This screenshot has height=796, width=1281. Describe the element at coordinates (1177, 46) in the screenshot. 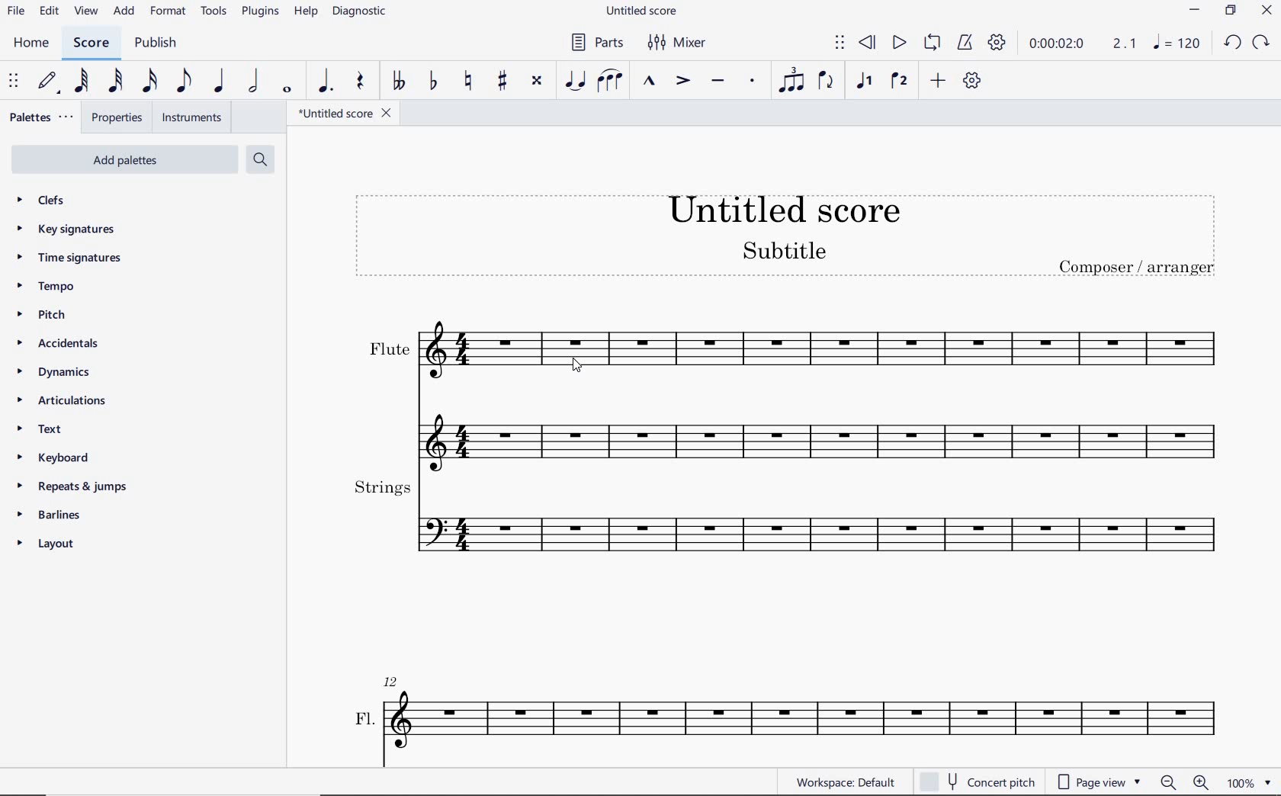

I see `note` at that location.